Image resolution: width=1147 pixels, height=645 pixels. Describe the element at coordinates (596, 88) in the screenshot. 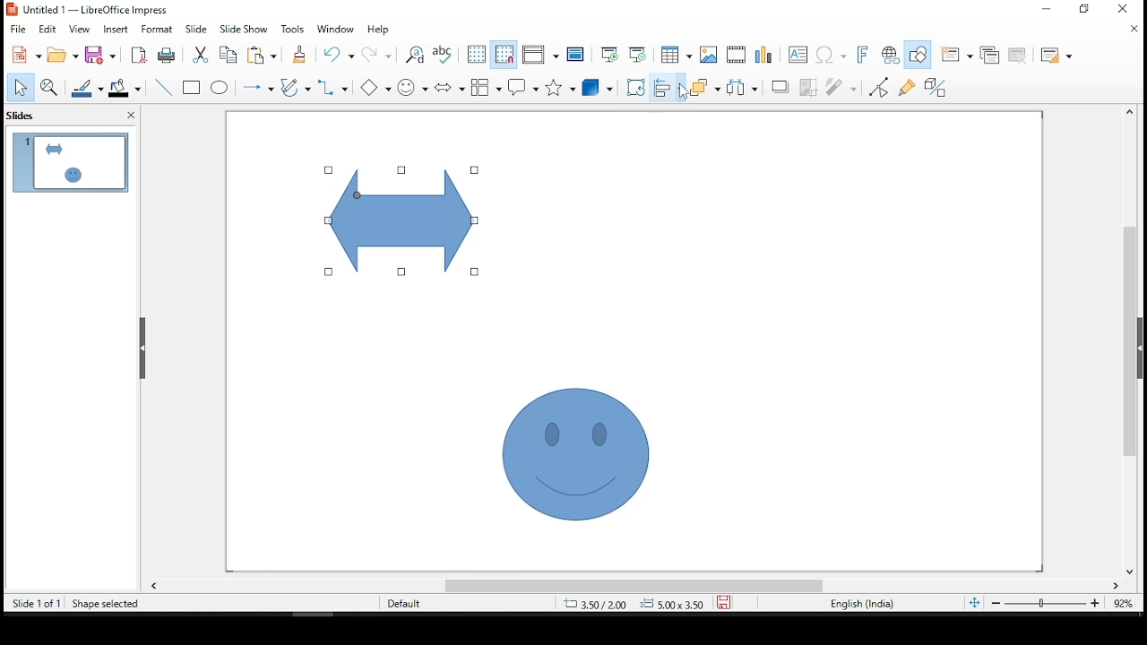

I see `3D objects` at that location.